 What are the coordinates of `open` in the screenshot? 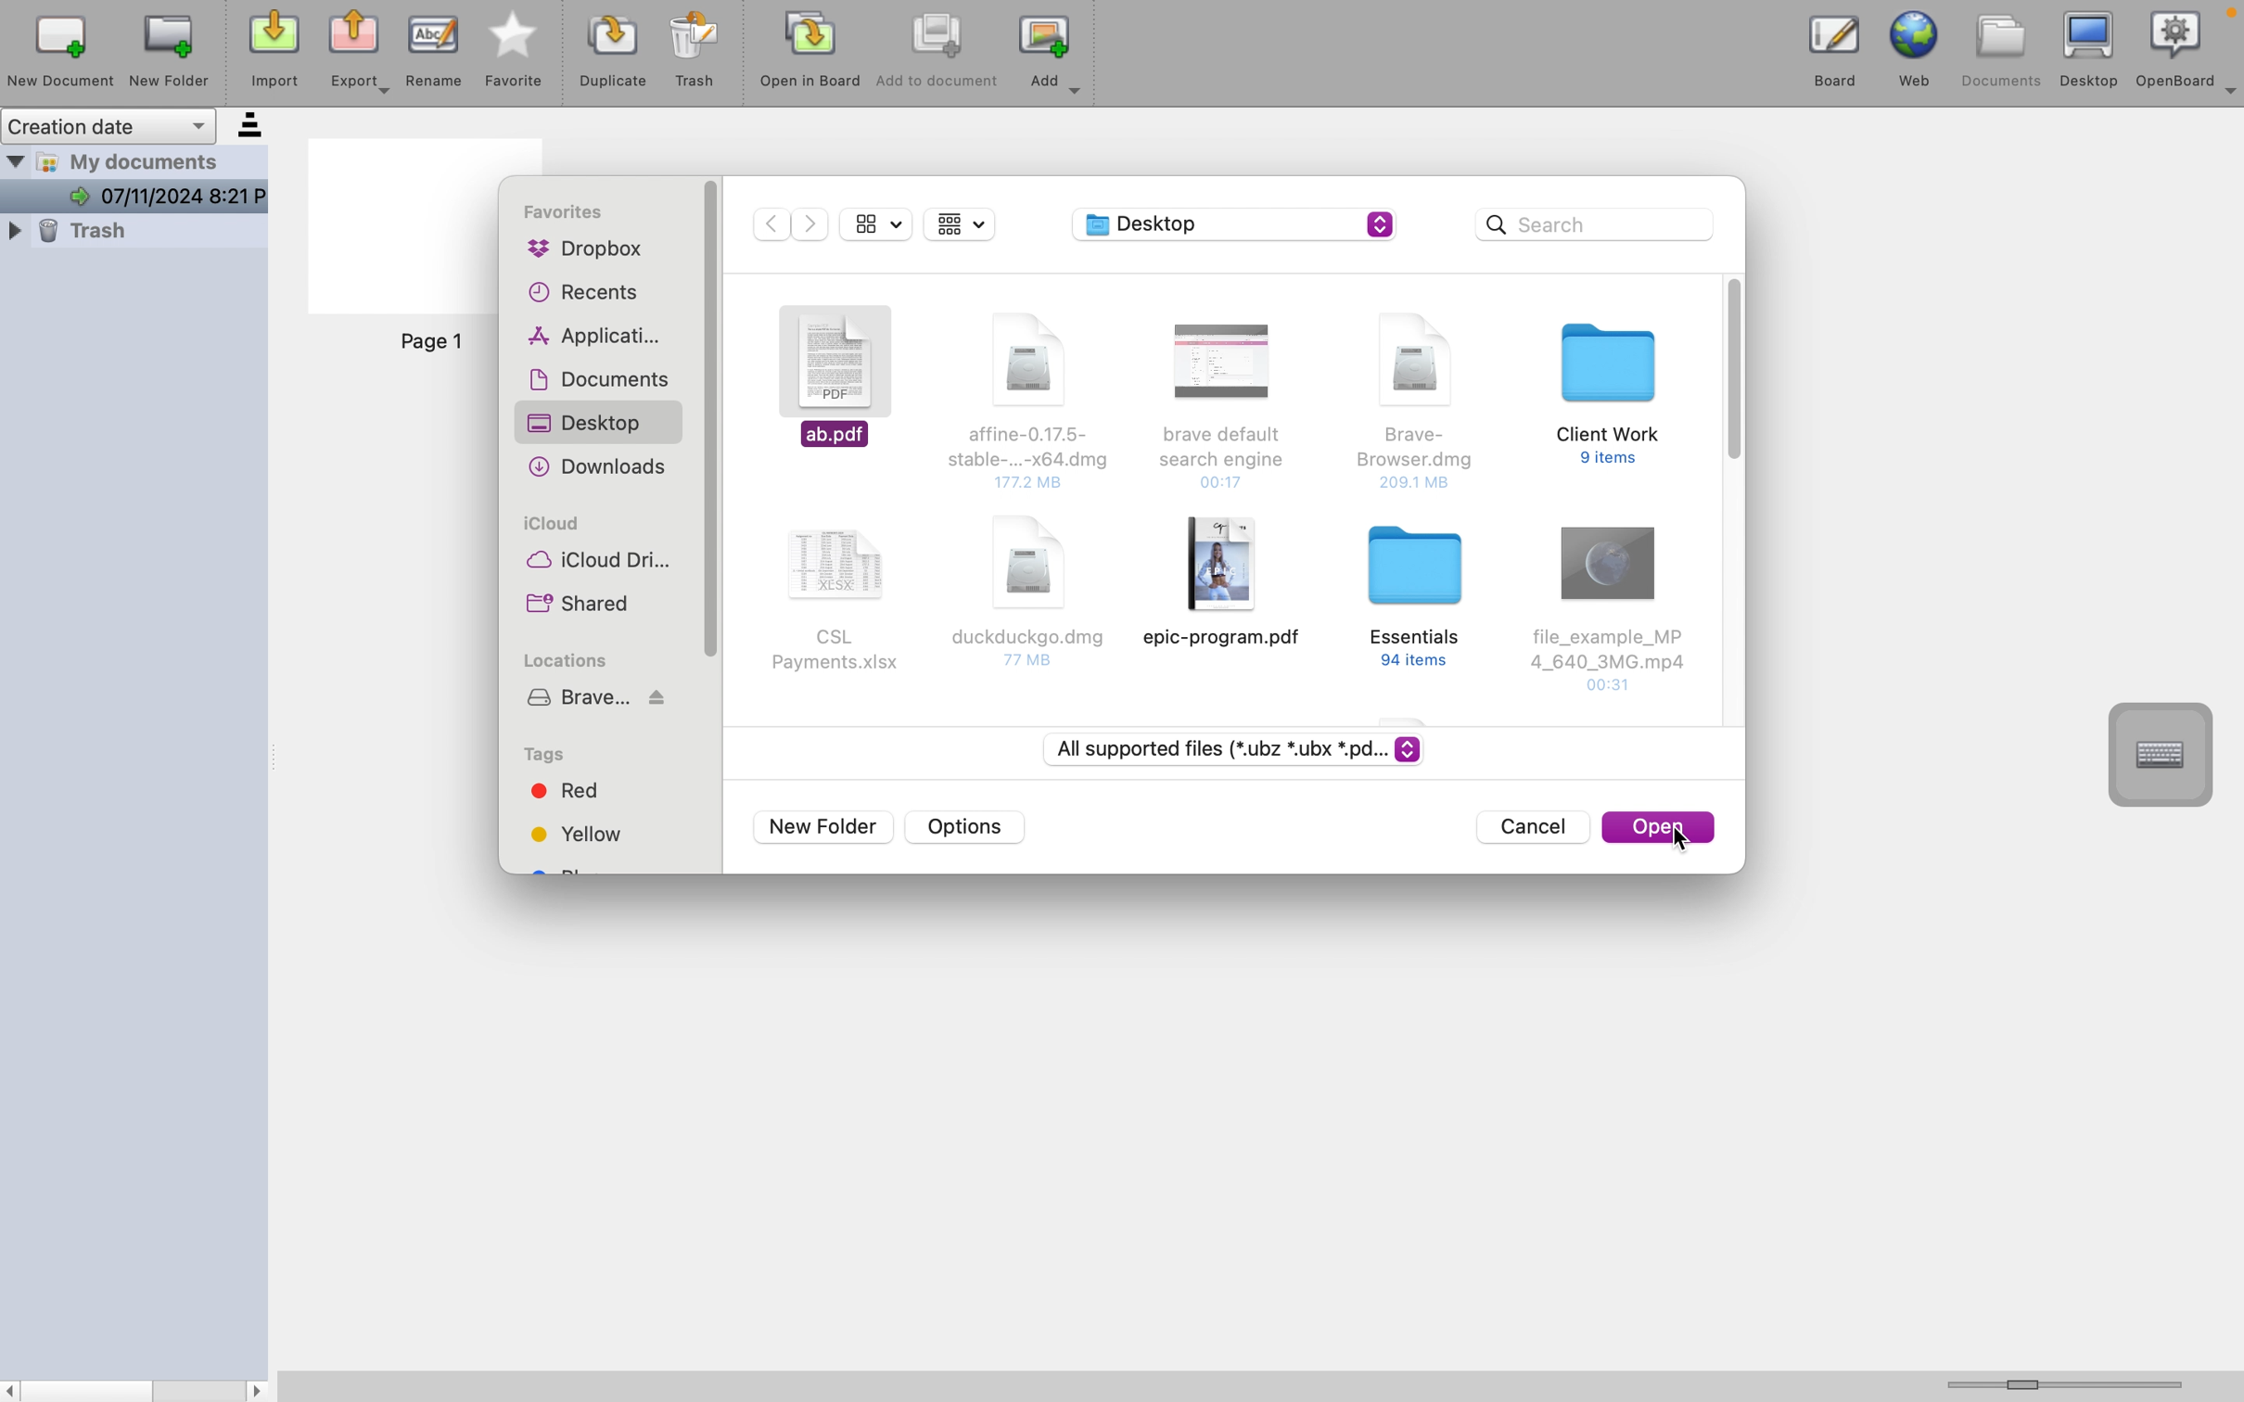 It's located at (1651, 826).